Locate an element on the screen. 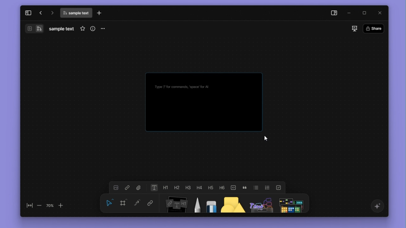  others is located at coordinates (260, 204).